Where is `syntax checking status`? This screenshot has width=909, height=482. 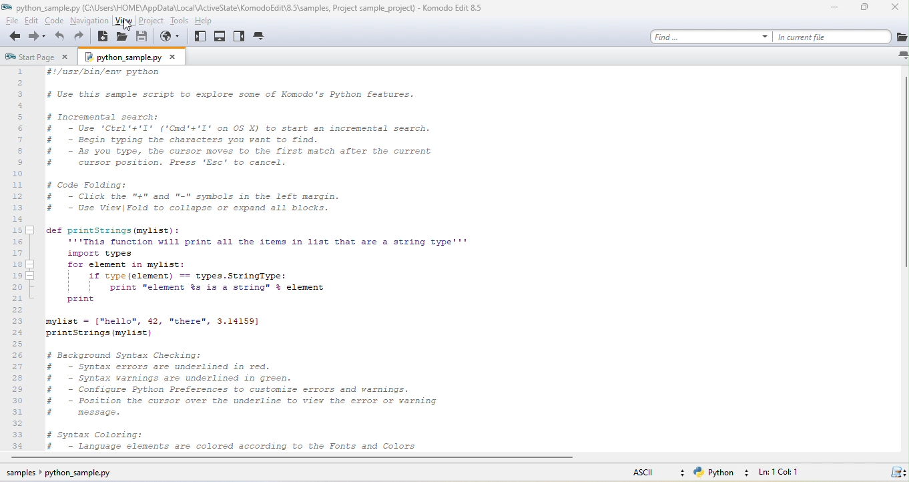
syntax checking status is located at coordinates (896, 473).